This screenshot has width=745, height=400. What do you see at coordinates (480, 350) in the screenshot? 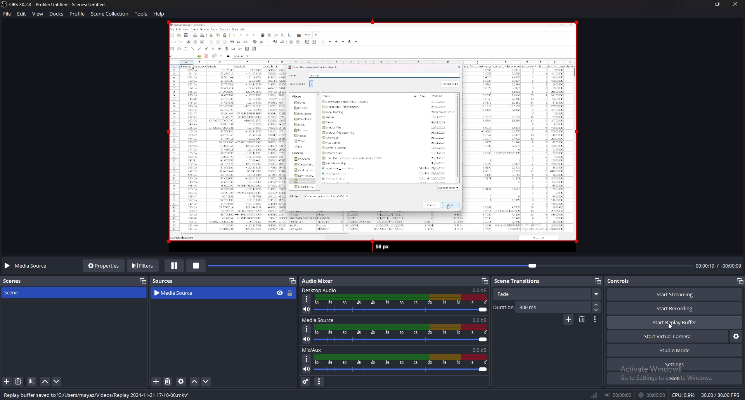
I see `0.0db` at bounding box center [480, 350].